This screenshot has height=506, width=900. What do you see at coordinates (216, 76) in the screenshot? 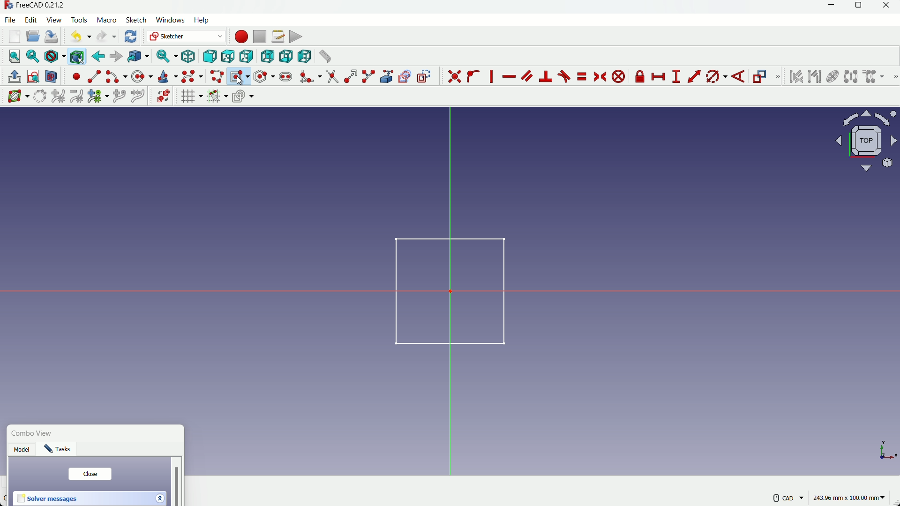
I see `create polyline` at bounding box center [216, 76].